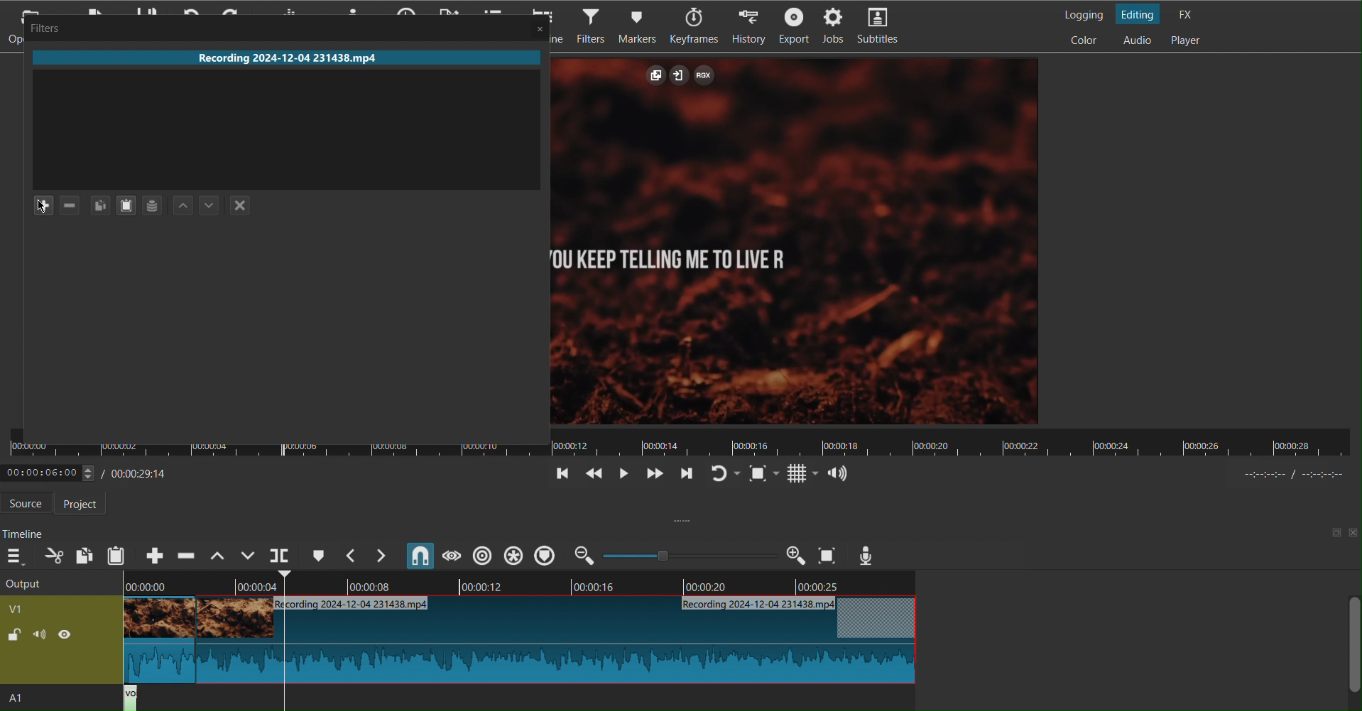 Image resolution: width=1362 pixels, height=711 pixels. I want to click on Move Back, so click(592, 475).